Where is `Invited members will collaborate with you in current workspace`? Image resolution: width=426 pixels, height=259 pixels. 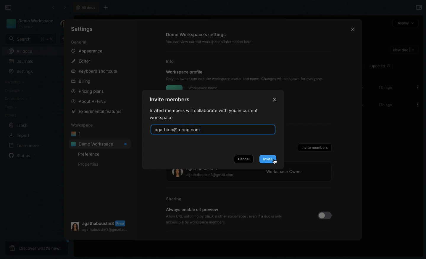 Invited members will collaborate with you in current workspace is located at coordinates (206, 115).